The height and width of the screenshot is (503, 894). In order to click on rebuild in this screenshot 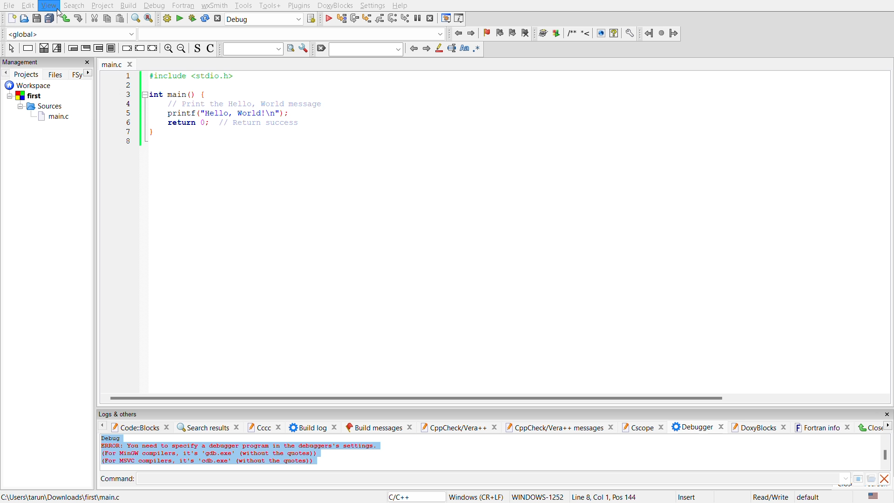, I will do `click(205, 20)`.